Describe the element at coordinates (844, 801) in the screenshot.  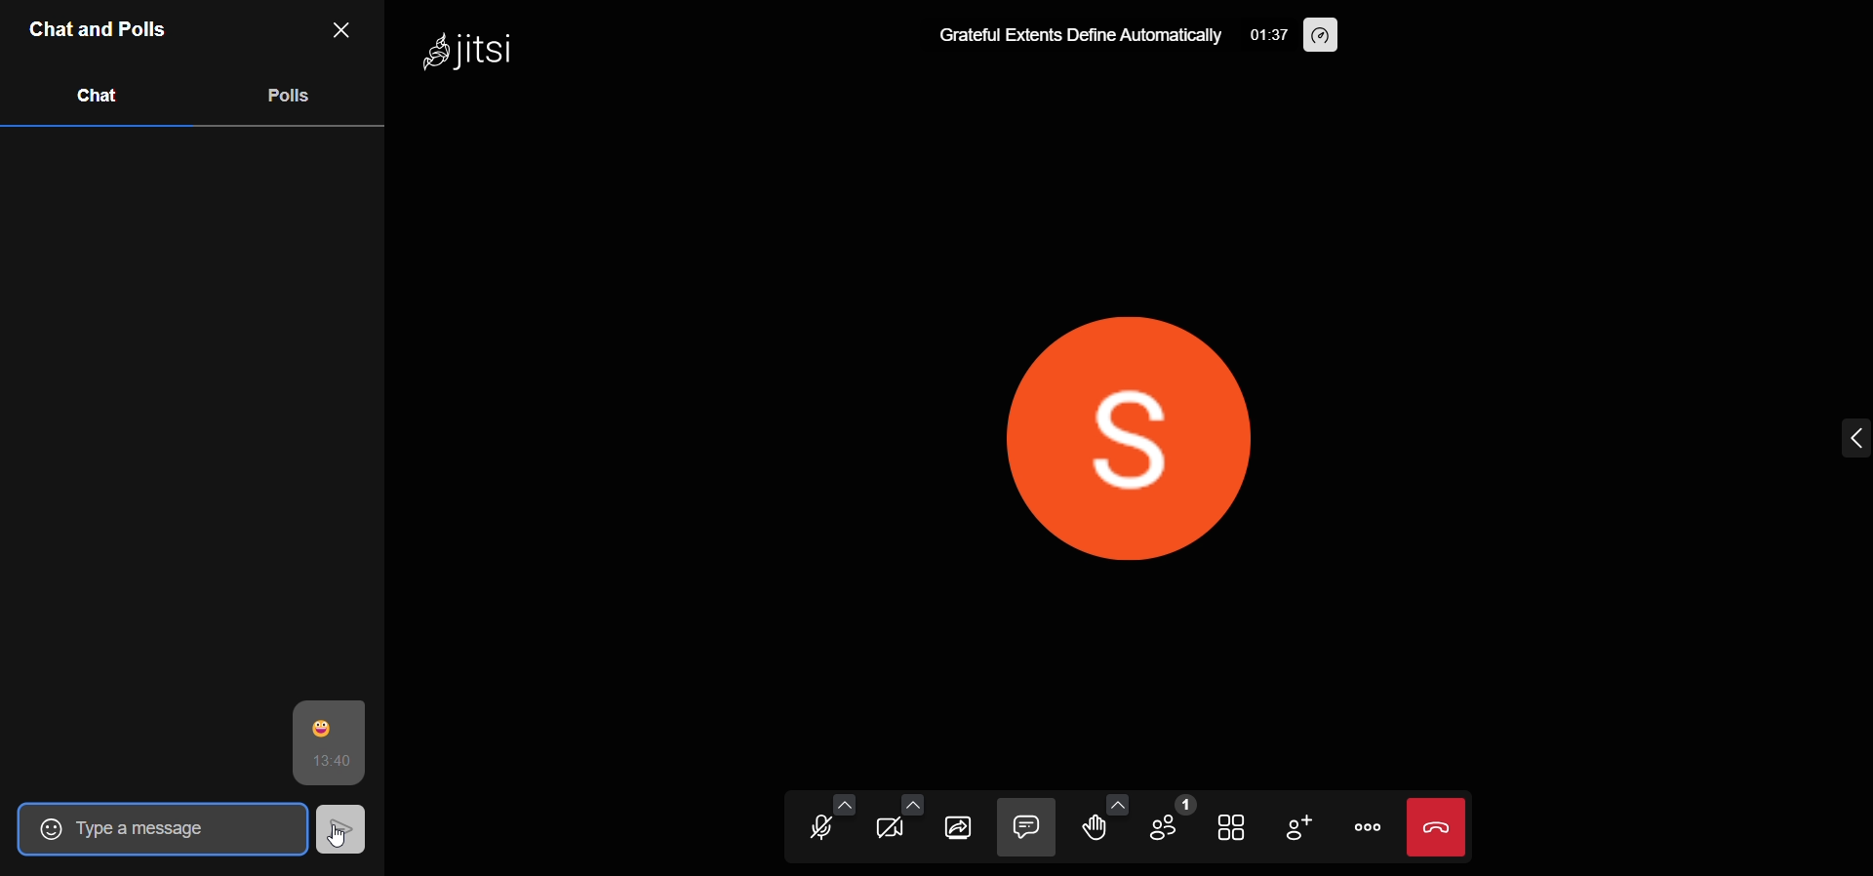
I see `audio setting` at that location.